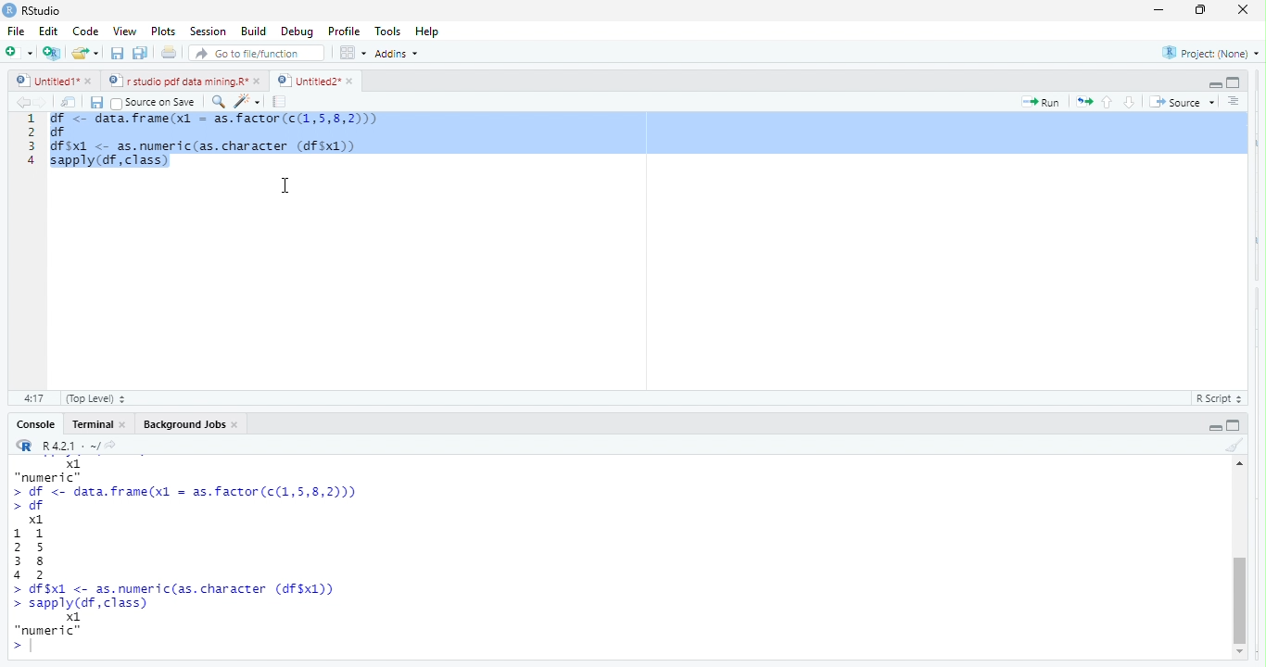  Describe the element at coordinates (1216, 398) in the screenshot. I see `RScript ` at that location.